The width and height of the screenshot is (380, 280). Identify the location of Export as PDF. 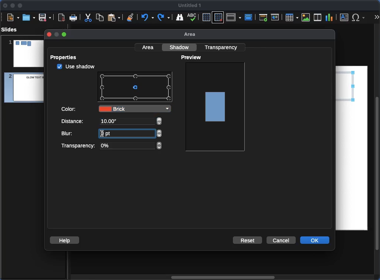
(61, 18).